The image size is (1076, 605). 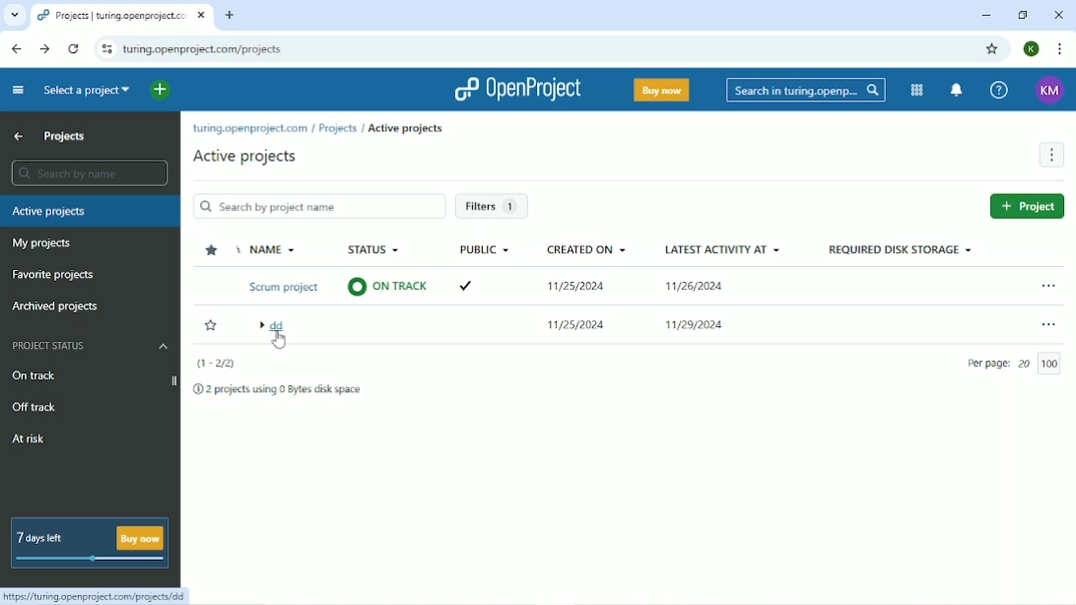 I want to click on Off track, so click(x=39, y=408).